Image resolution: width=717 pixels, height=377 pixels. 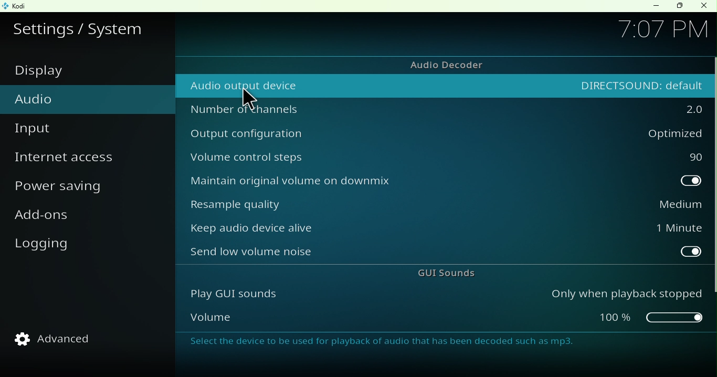 I want to click on Close, so click(x=703, y=8).